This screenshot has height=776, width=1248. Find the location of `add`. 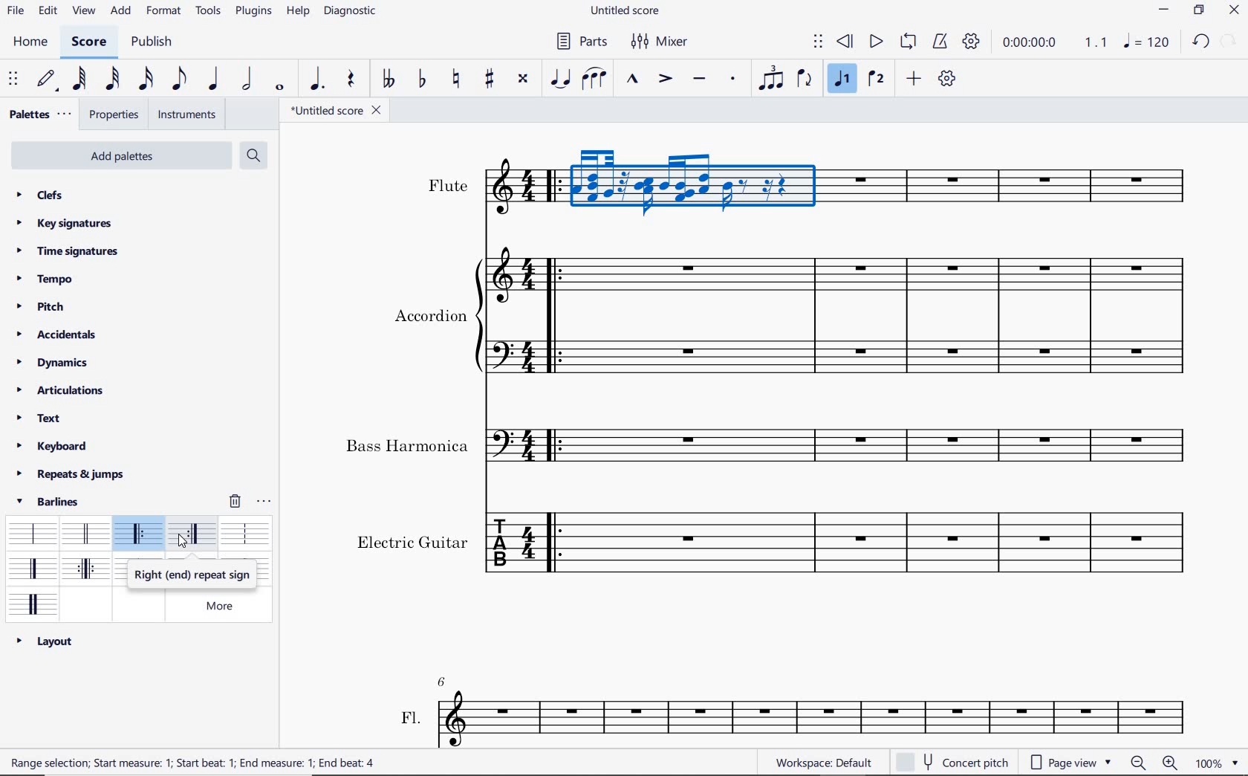

add is located at coordinates (914, 78).